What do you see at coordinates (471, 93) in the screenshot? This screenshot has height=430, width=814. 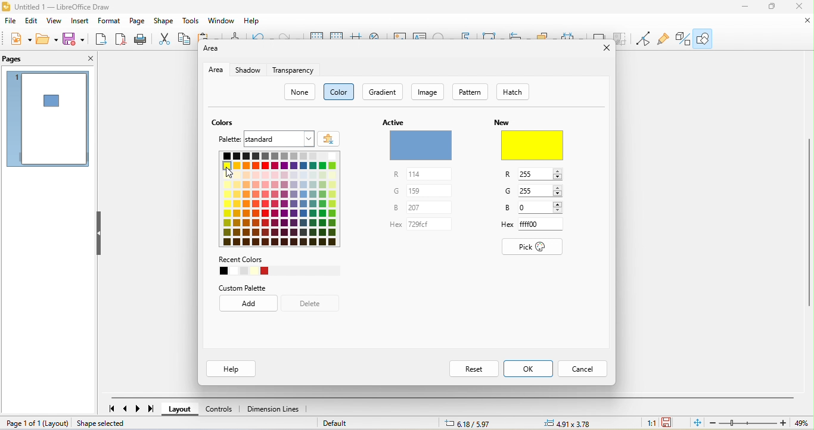 I see `pattern` at bounding box center [471, 93].